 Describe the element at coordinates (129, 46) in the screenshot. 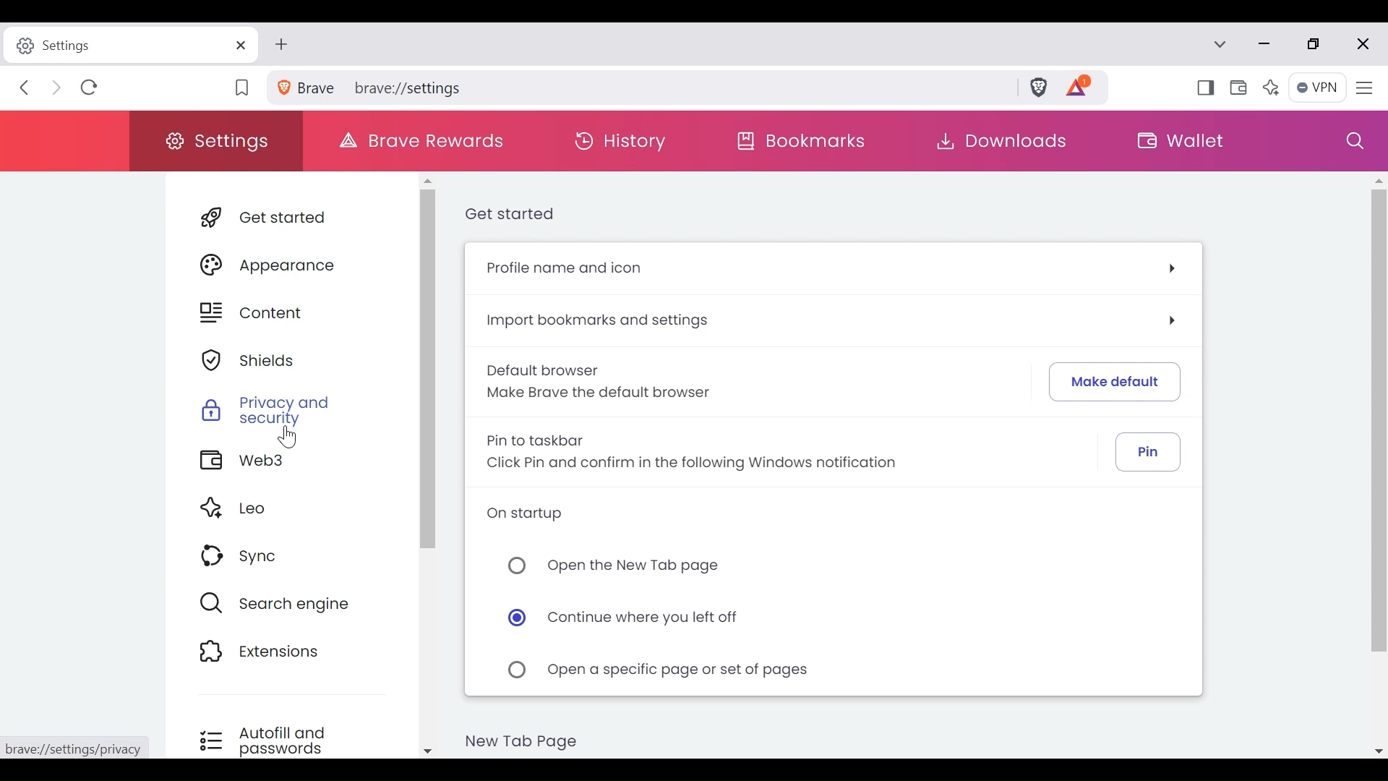

I see `Settings Tab` at that location.